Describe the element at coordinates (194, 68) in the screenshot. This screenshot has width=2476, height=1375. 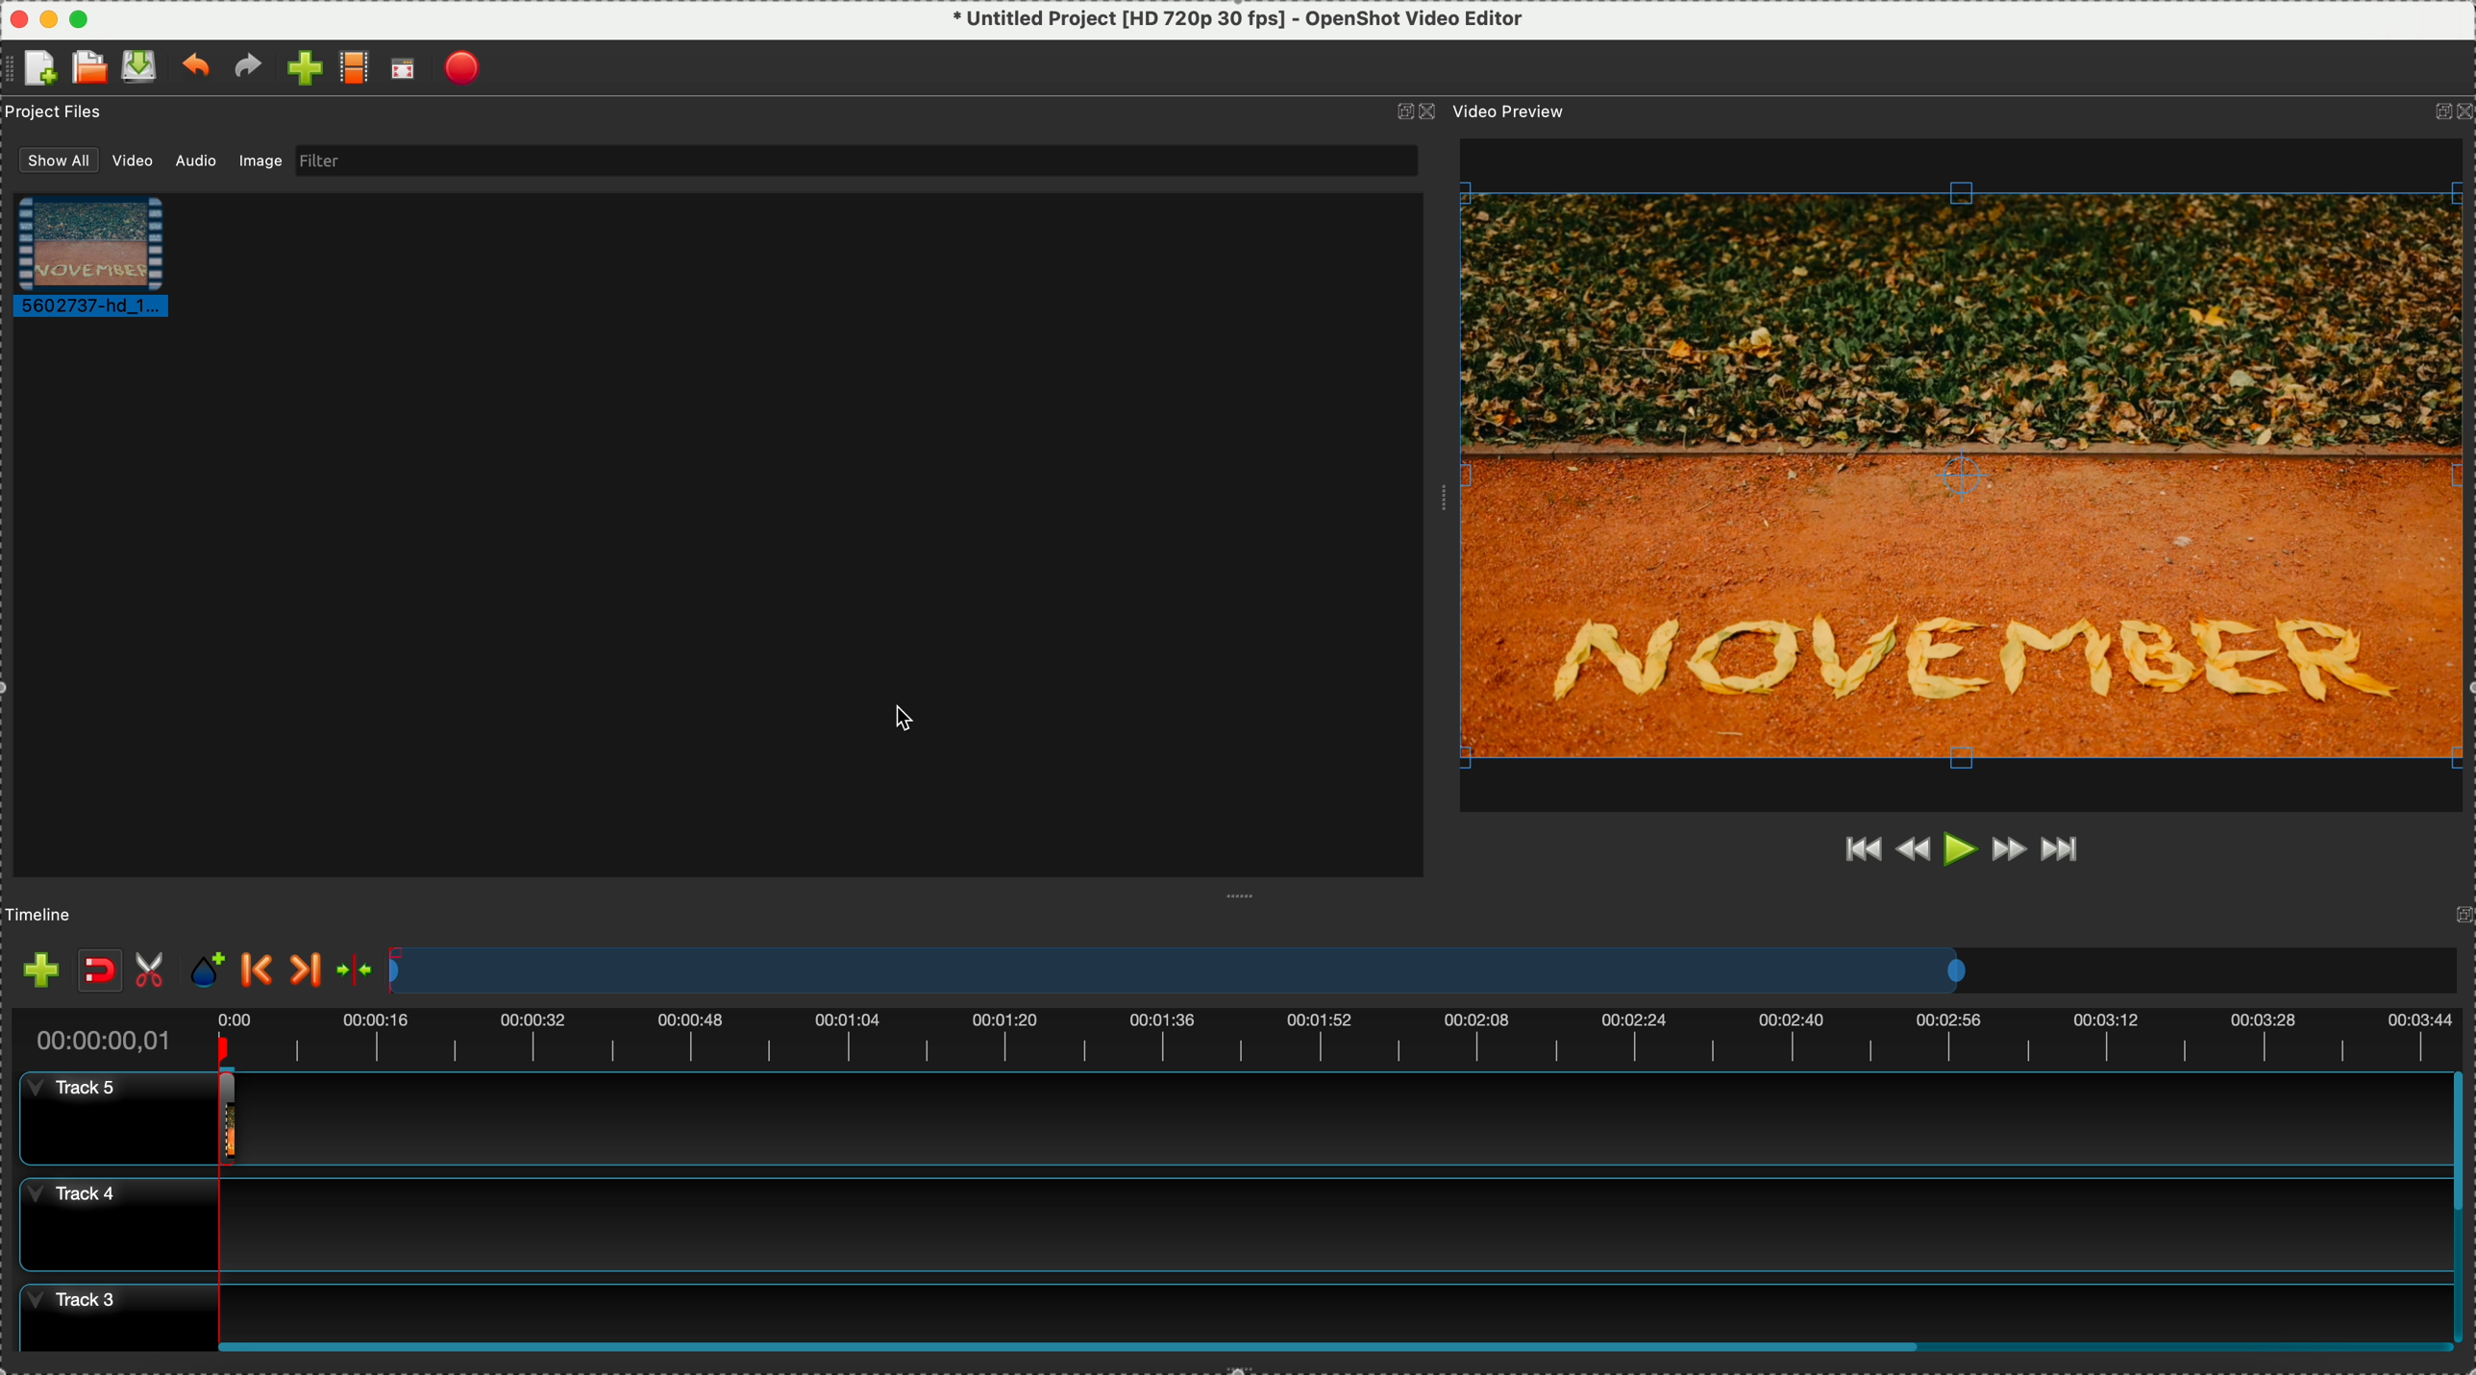
I see `undo` at that location.